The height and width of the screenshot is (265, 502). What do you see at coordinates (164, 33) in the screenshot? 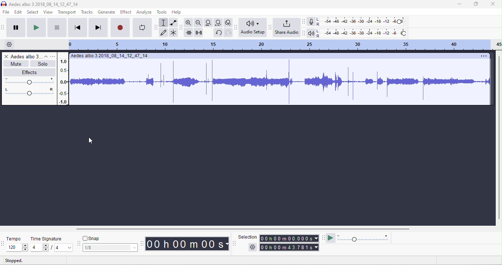
I see `draw tool` at bounding box center [164, 33].